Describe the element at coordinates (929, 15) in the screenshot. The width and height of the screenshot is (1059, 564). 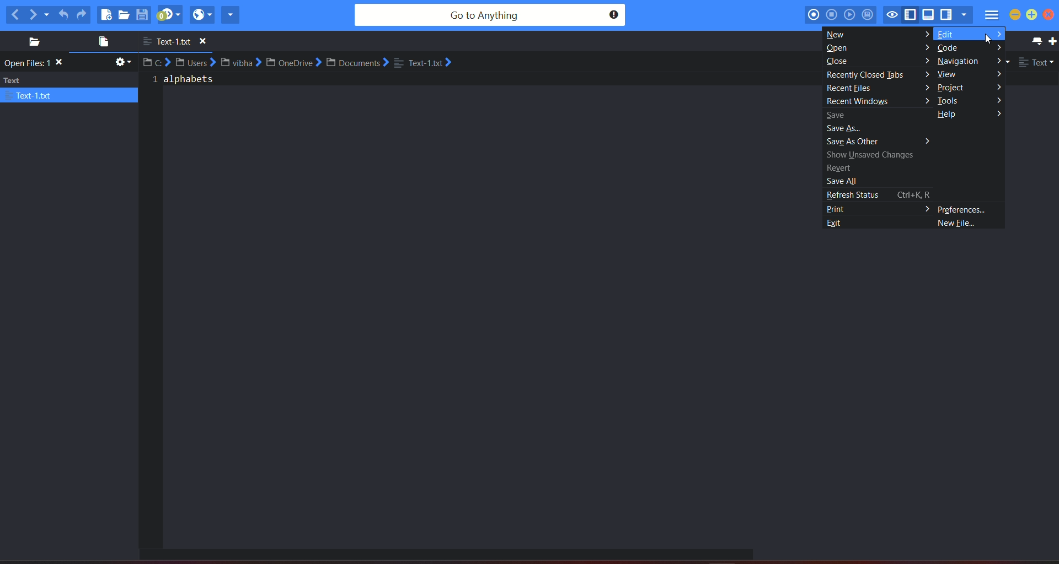
I see `show/hide bottom pane` at that location.